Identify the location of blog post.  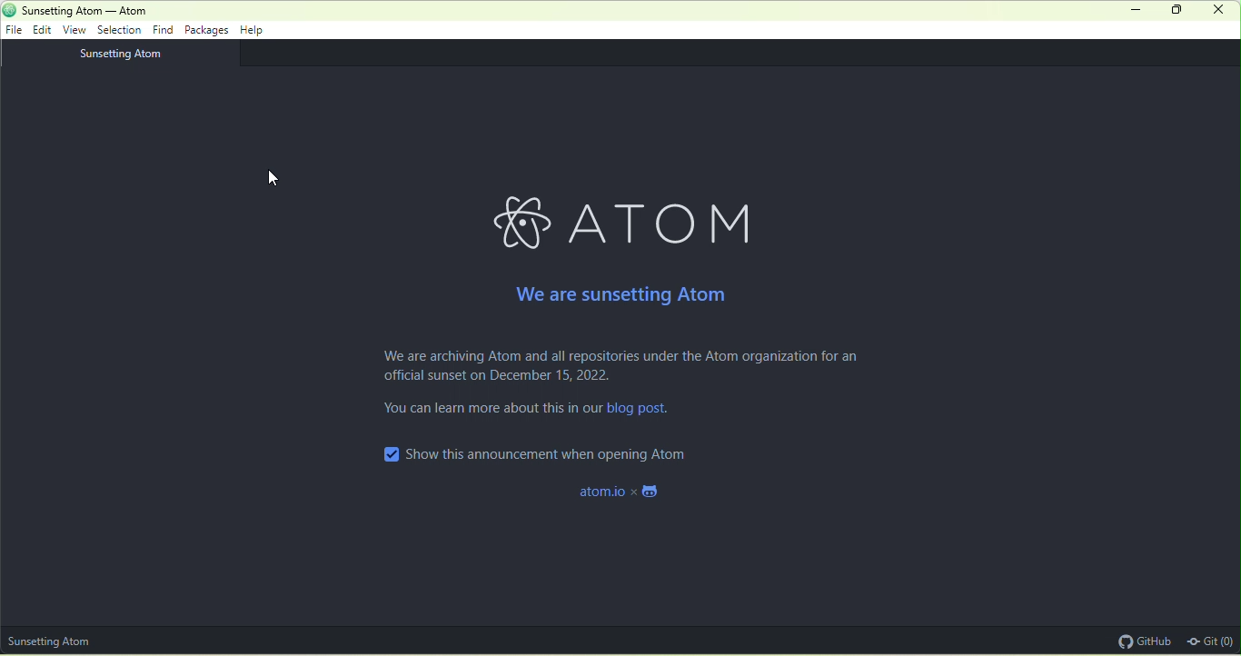
(639, 413).